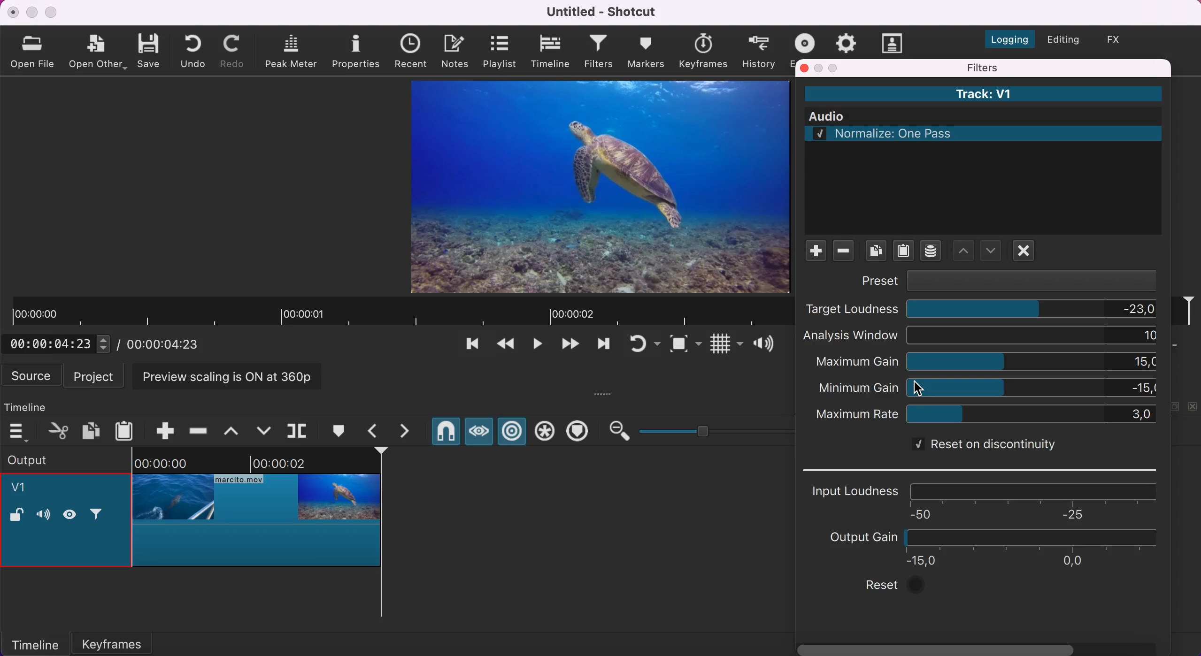 The width and height of the screenshot is (1201, 656). Describe the element at coordinates (646, 51) in the screenshot. I see `markers` at that location.